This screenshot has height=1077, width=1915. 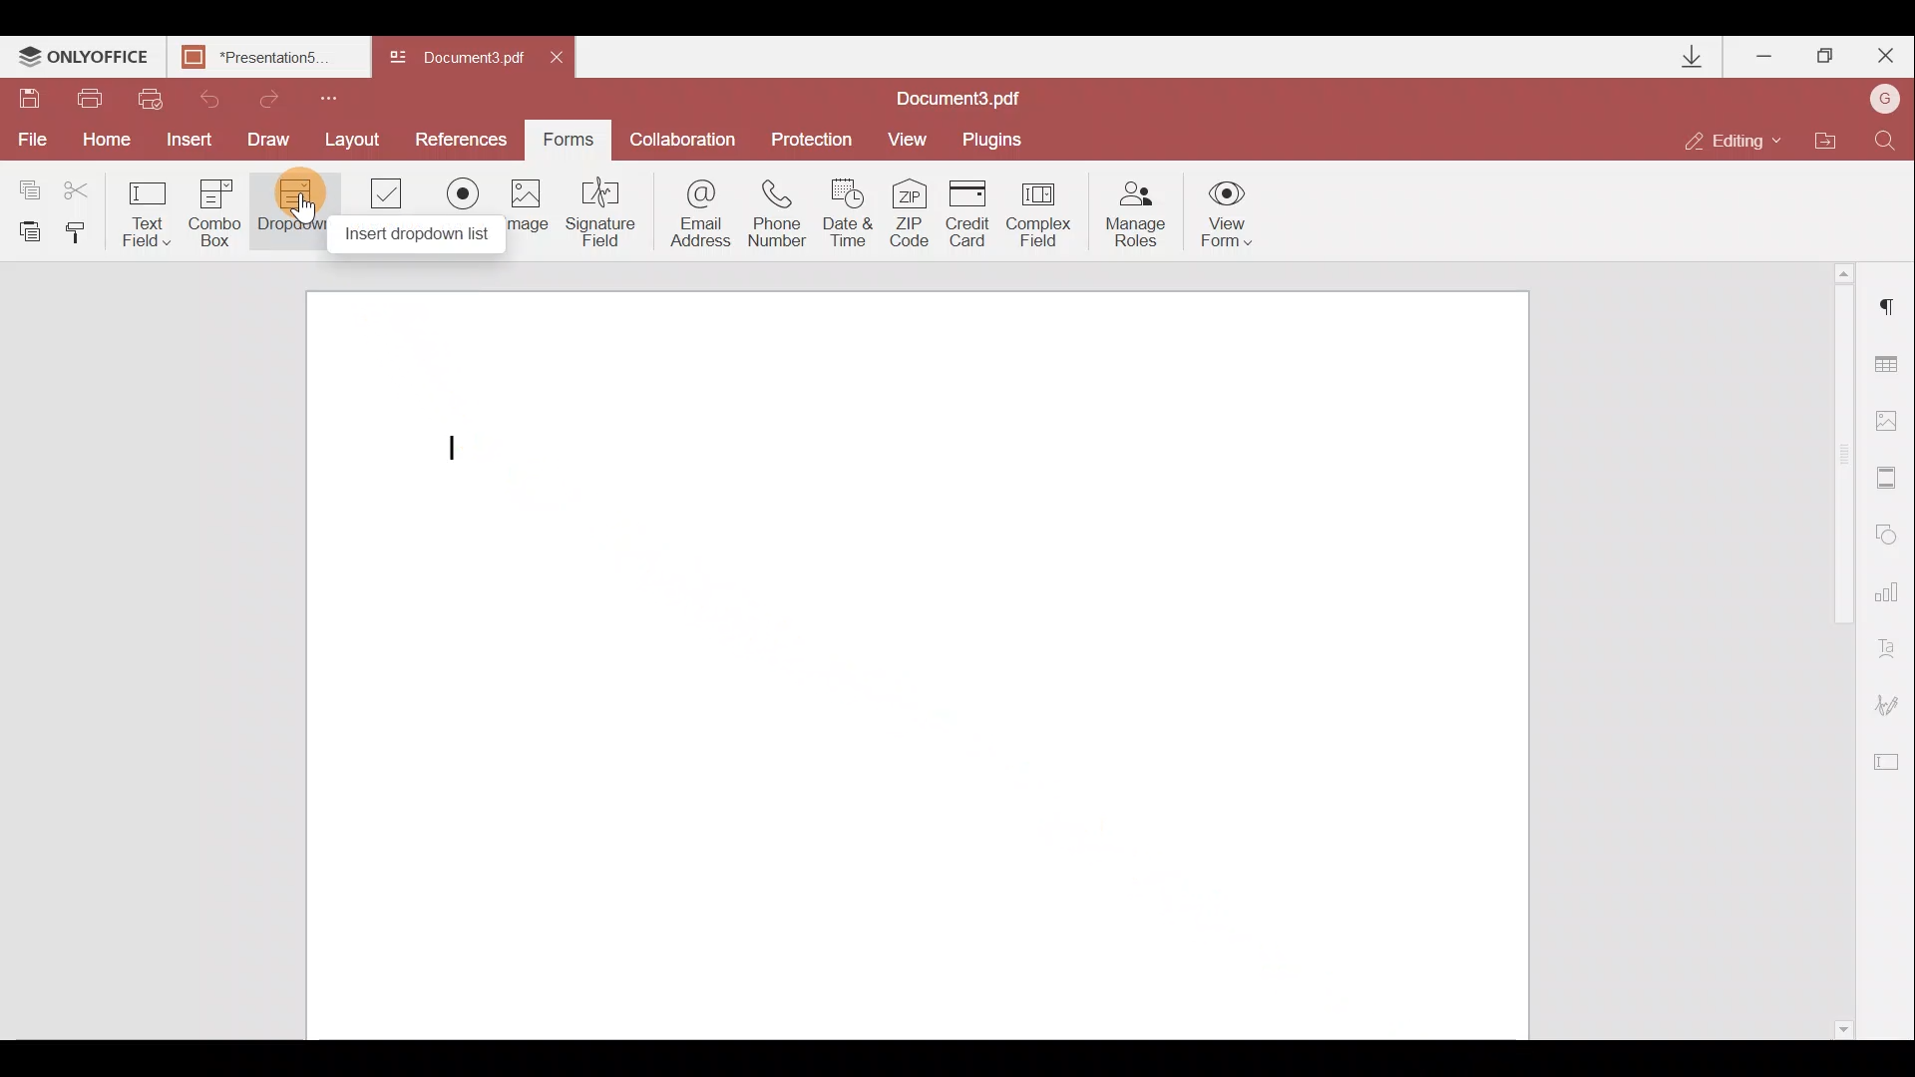 What do you see at coordinates (1886, 139) in the screenshot?
I see `Find` at bounding box center [1886, 139].